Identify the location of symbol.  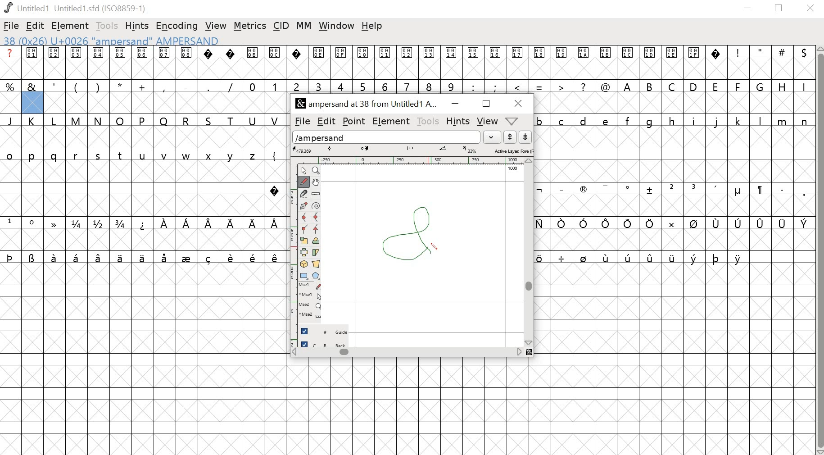
(739, 223).